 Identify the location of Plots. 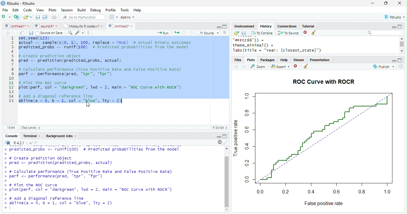
(53, 10).